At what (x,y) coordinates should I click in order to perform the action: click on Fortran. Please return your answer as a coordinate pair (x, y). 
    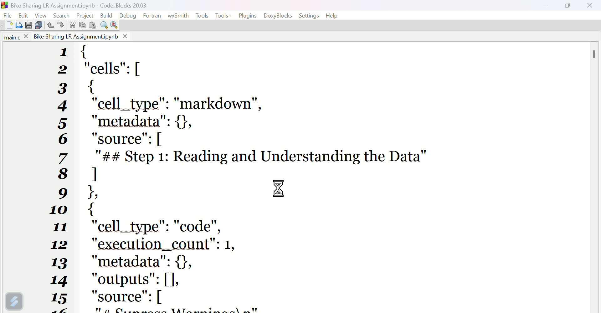
    Looking at the image, I should click on (153, 16).